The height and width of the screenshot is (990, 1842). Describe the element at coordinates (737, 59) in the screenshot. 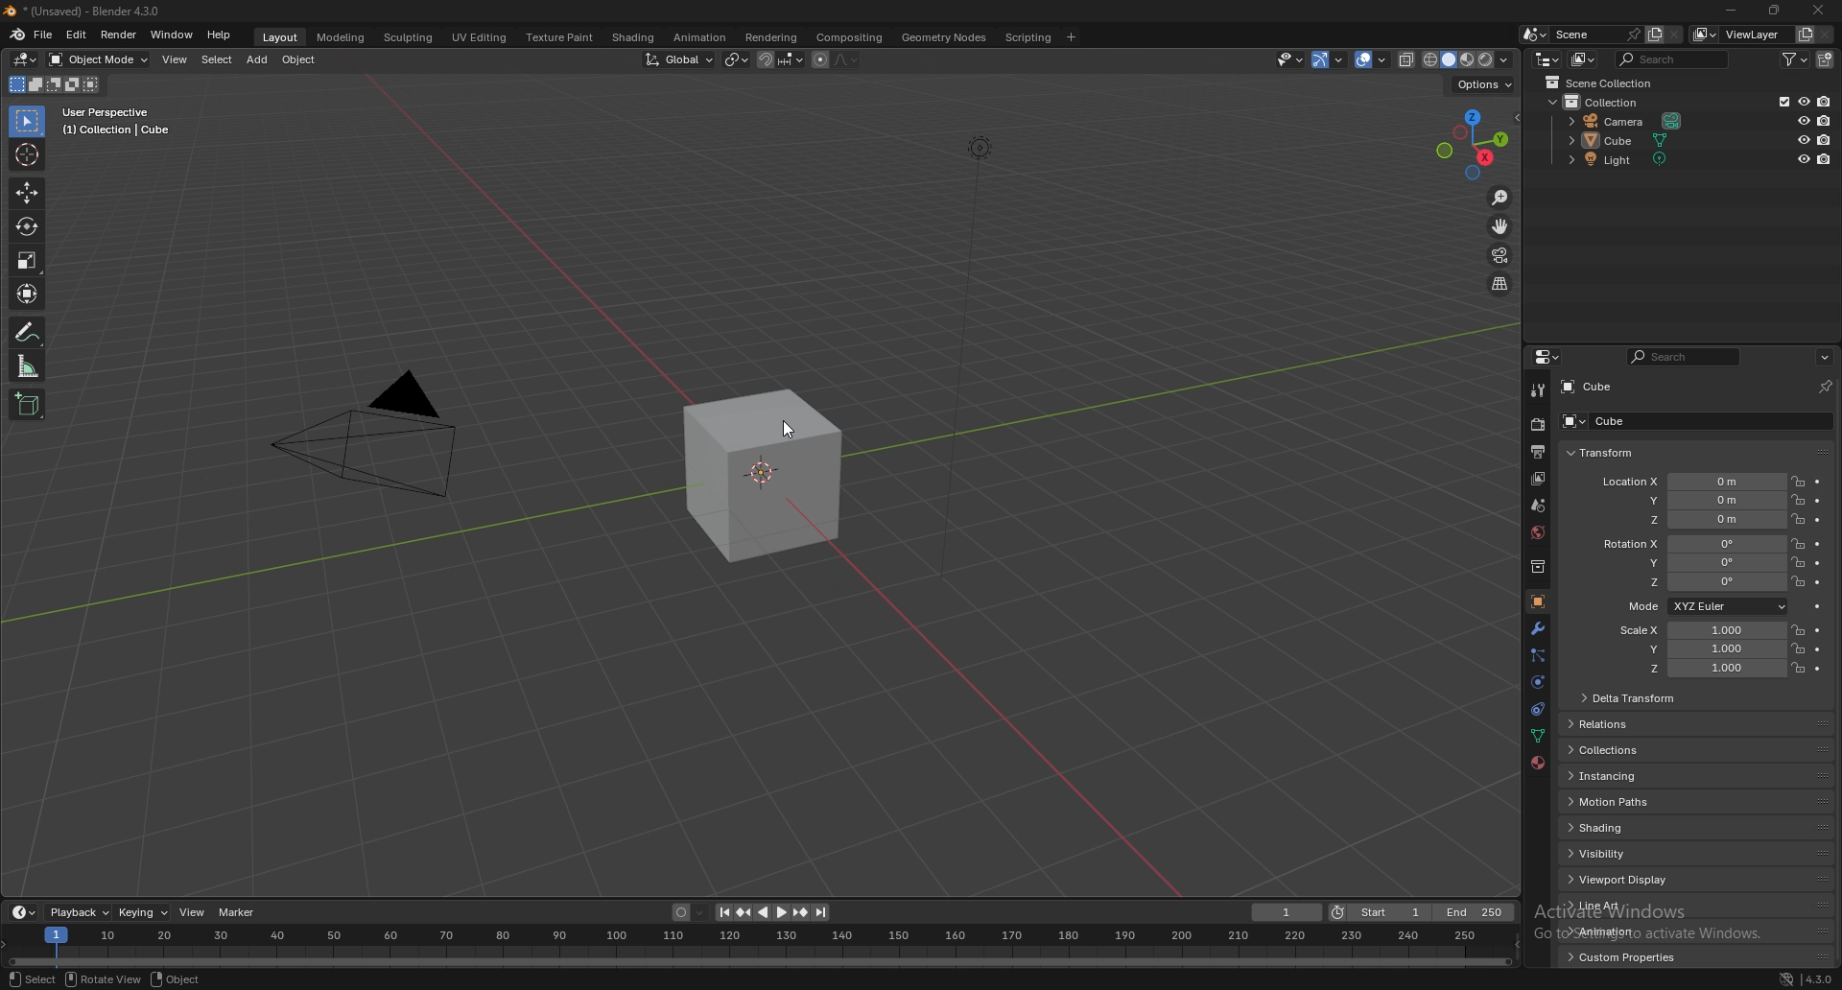

I see `transform pivot point` at that location.